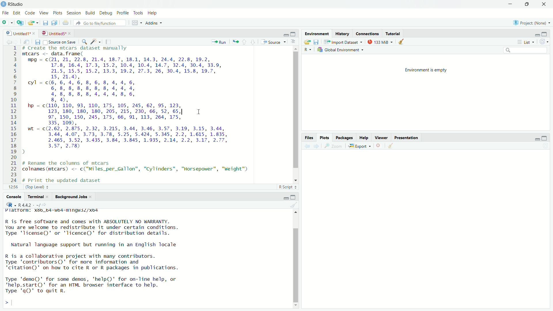 Image resolution: width=553 pixels, height=311 pixels. Describe the element at coordinates (99, 23) in the screenshot. I see `b Go to file/function` at that location.